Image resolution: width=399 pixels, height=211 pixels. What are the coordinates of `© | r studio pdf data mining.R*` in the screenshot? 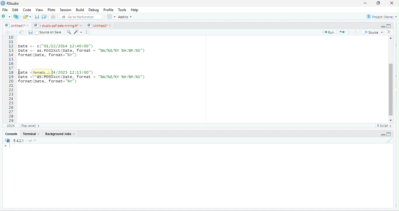 It's located at (56, 26).